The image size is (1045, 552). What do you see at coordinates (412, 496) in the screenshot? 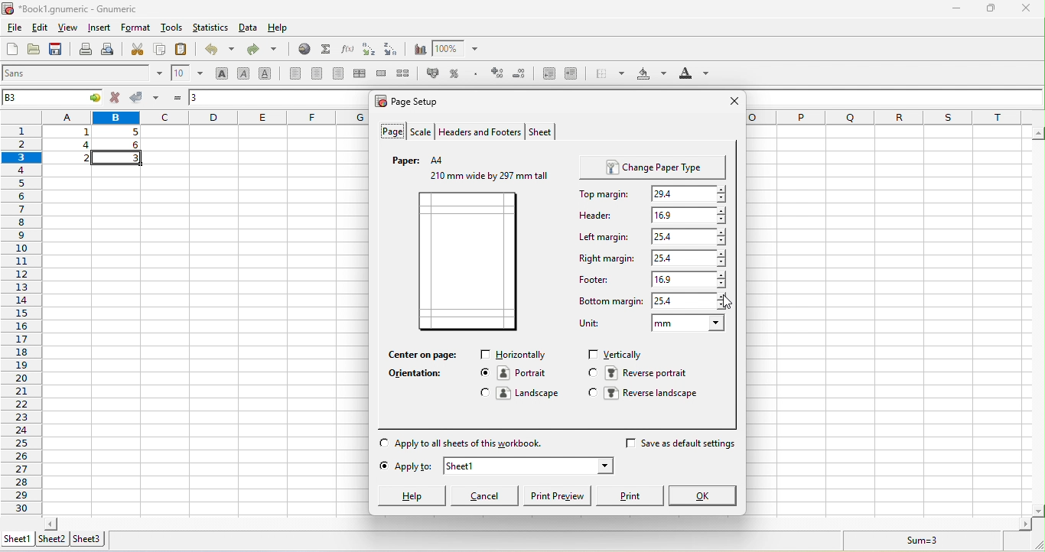
I see `help` at bounding box center [412, 496].